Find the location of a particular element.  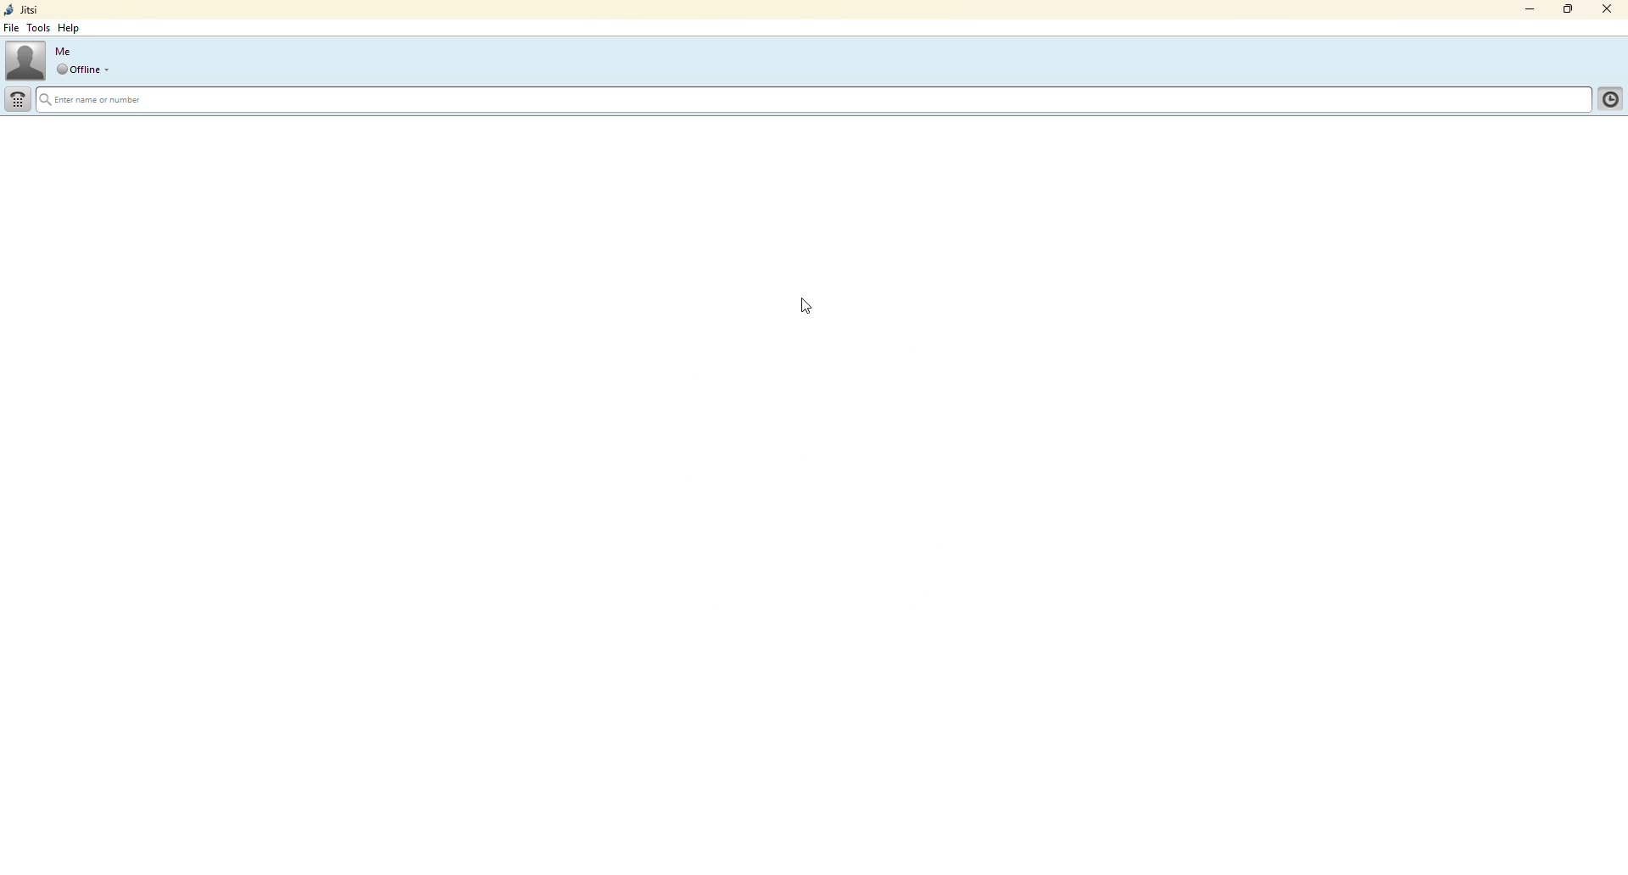

help is located at coordinates (70, 28).